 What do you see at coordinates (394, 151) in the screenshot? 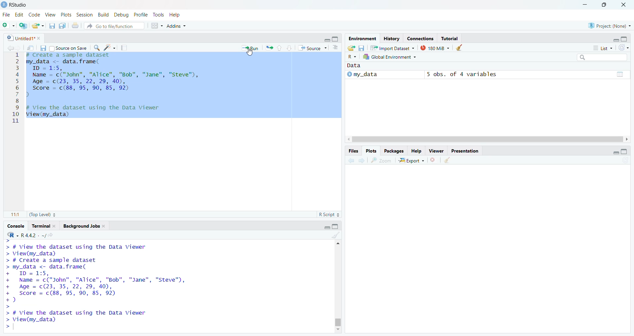
I see `Packages` at bounding box center [394, 151].